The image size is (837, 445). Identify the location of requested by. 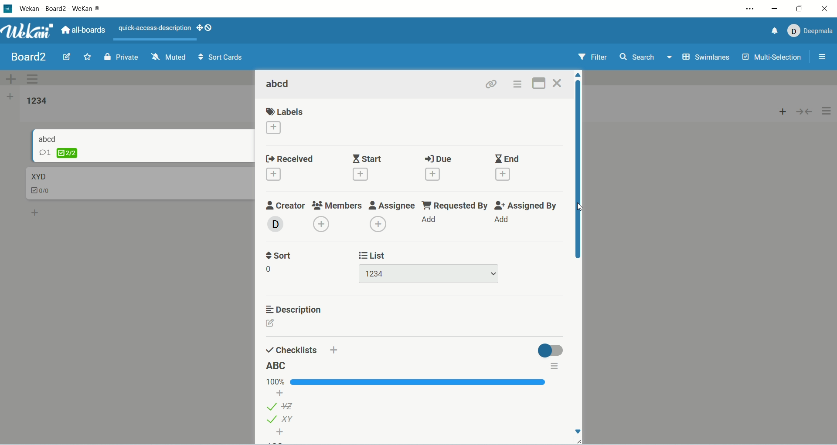
(456, 205).